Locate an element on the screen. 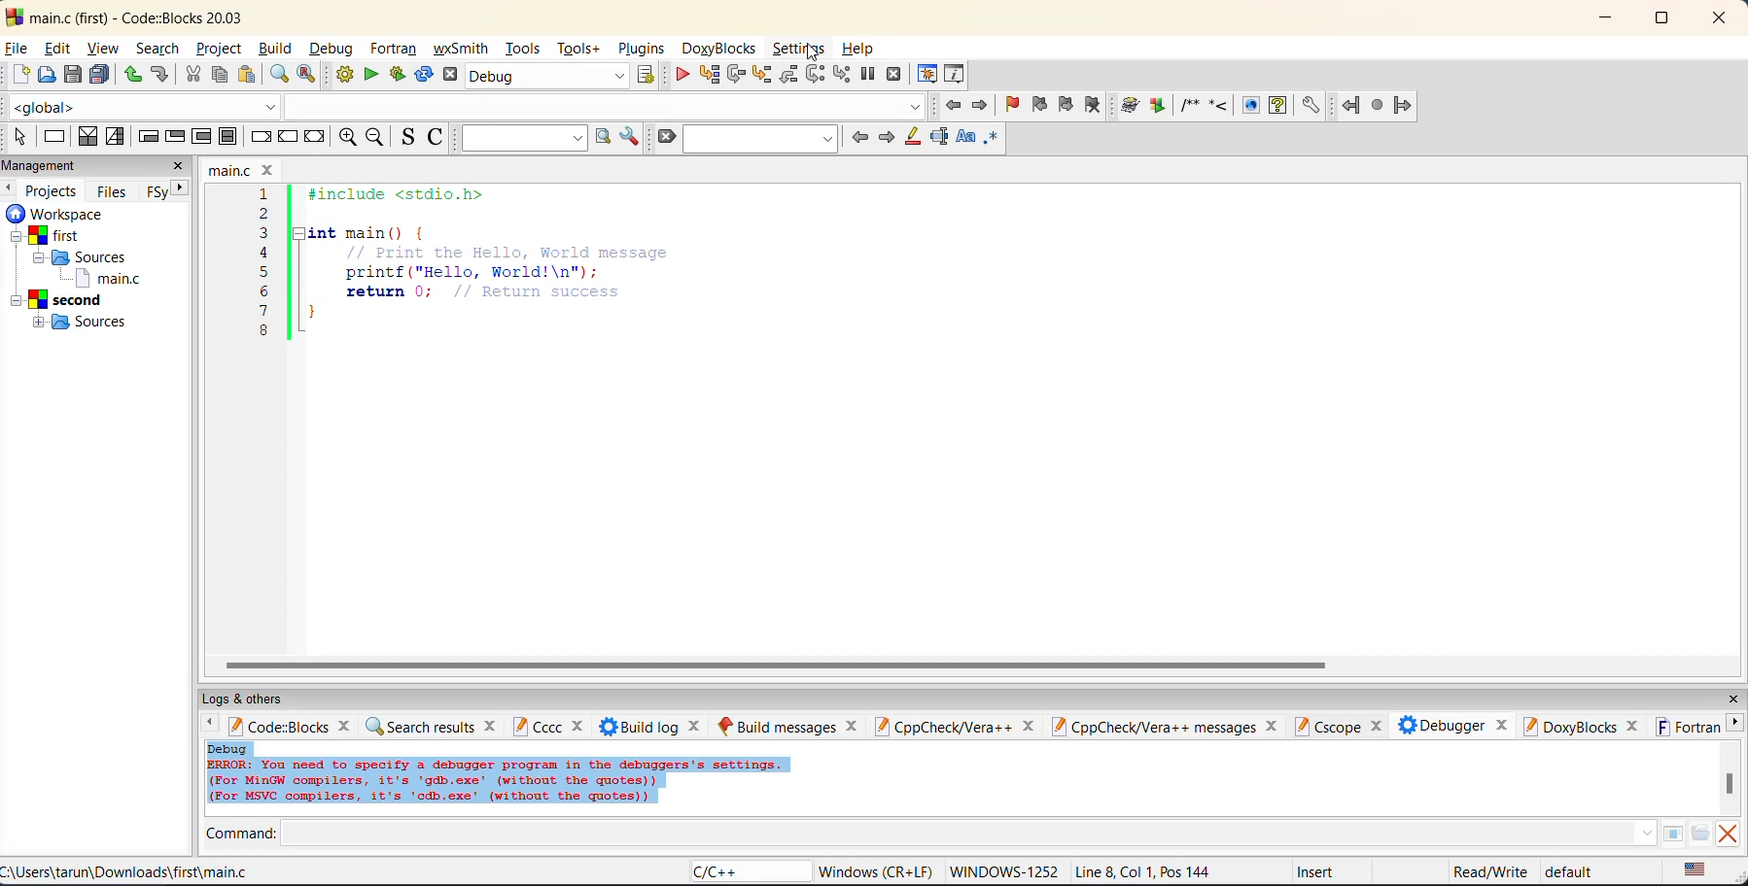 This screenshot has height=886, width=1748. break is located at coordinates (259, 135).